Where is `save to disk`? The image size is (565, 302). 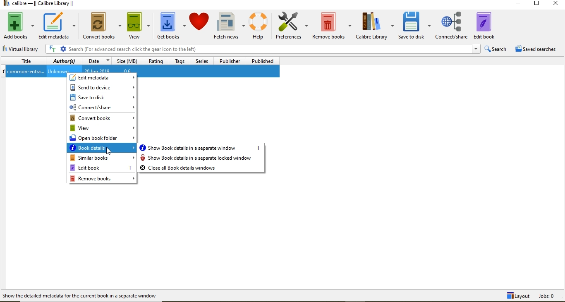
save to disk is located at coordinates (102, 97).